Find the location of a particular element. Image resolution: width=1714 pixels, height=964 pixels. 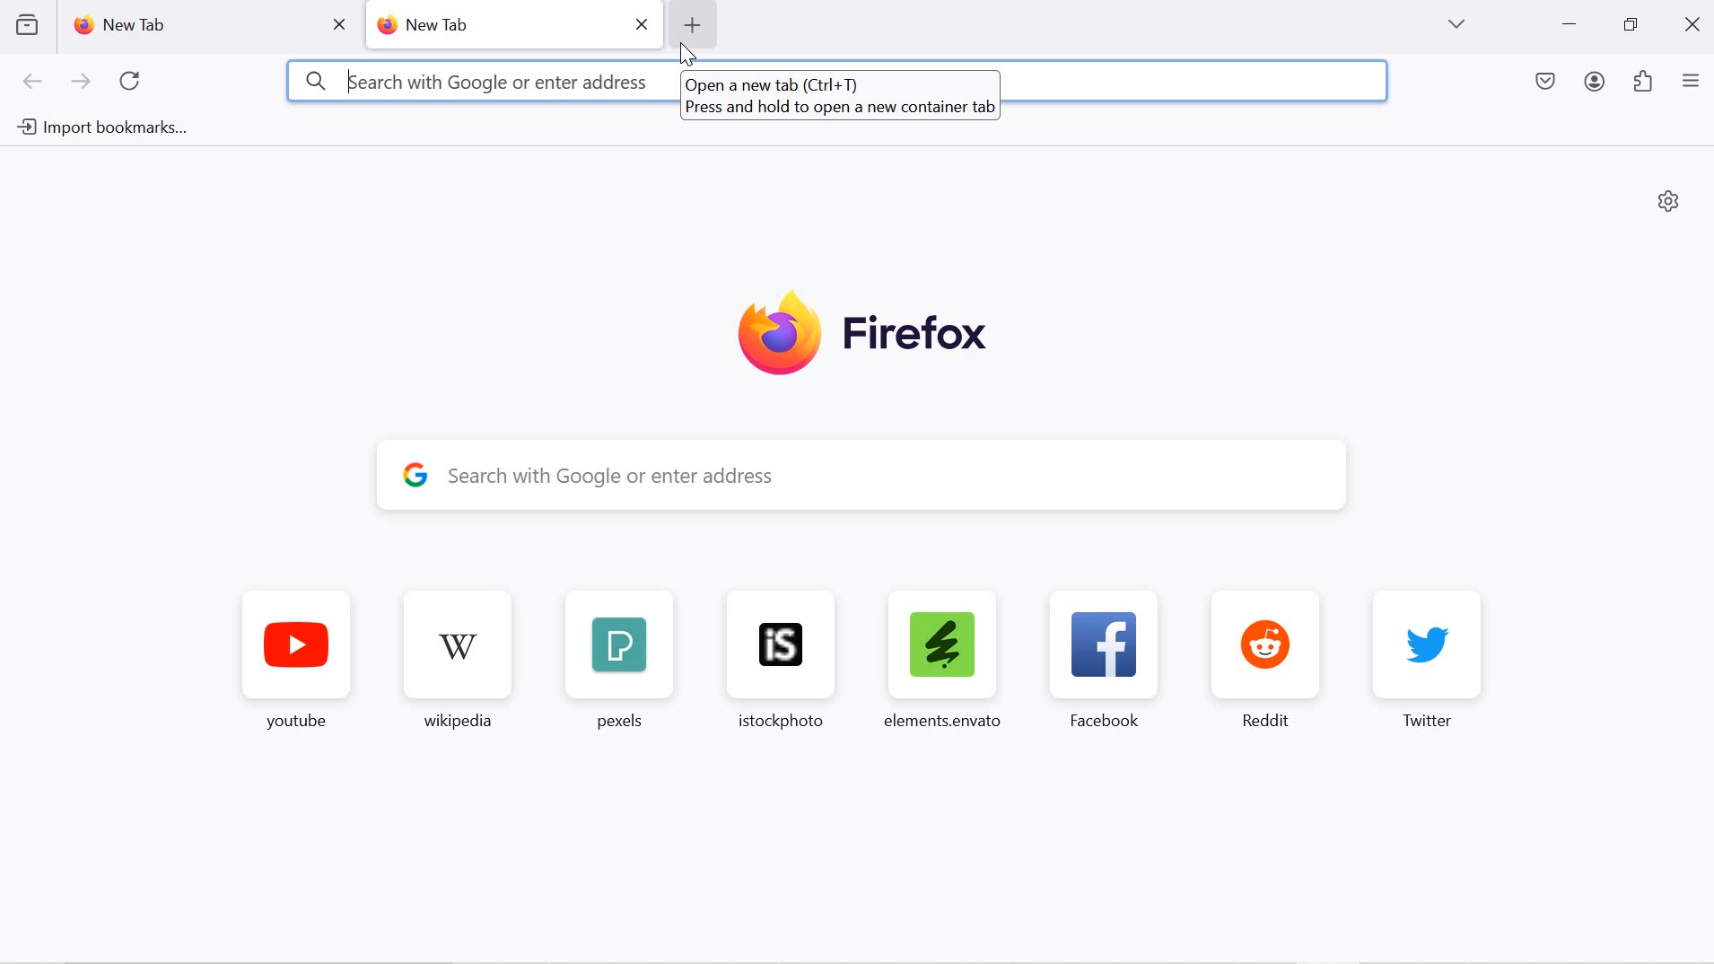

y Search with Google or enter address is located at coordinates (879, 476).